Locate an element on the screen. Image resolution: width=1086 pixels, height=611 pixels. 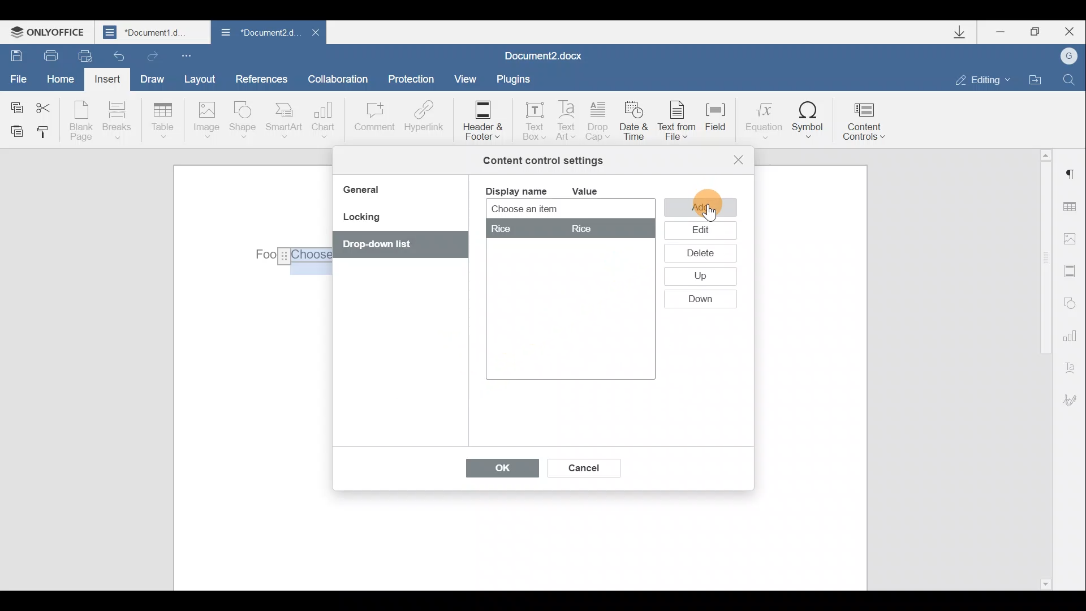
Value is located at coordinates (594, 191).